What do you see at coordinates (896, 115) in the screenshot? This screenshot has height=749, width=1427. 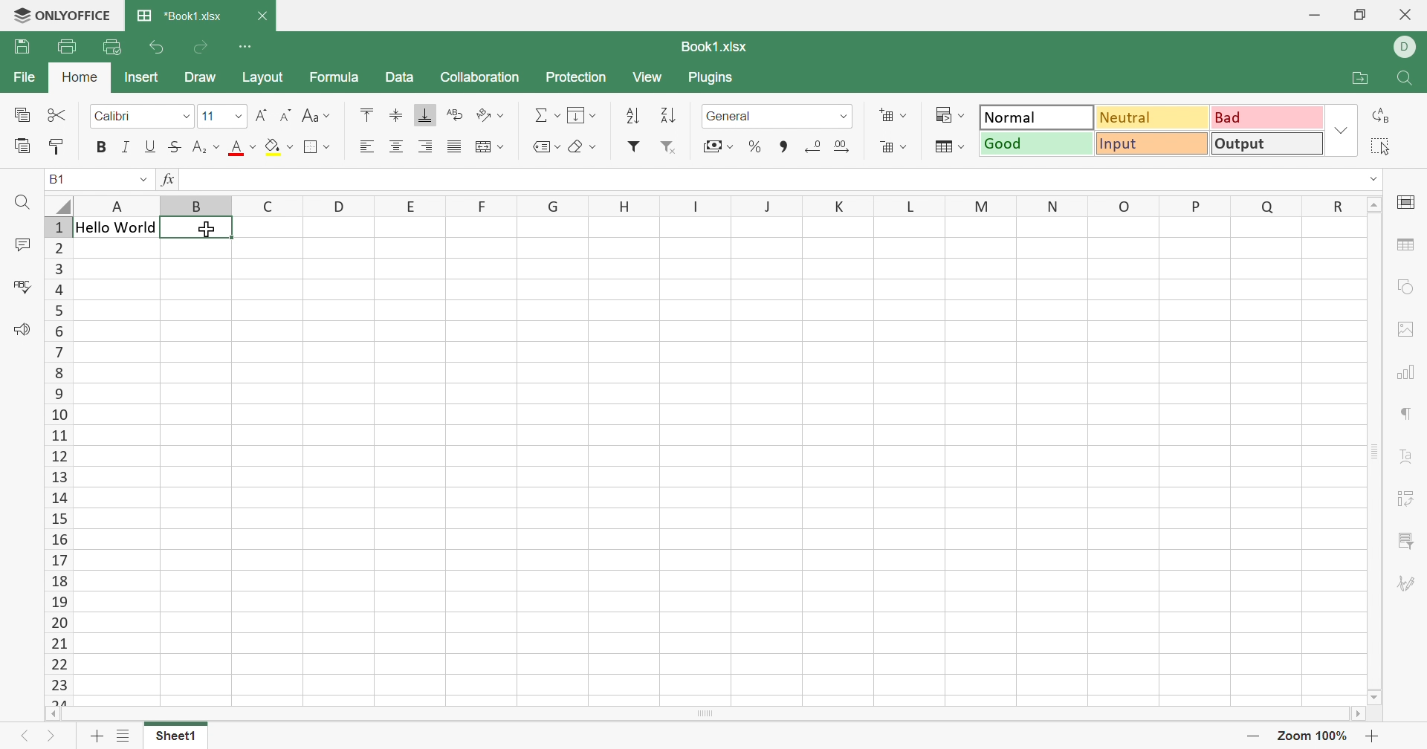 I see `Add cell` at bounding box center [896, 115].